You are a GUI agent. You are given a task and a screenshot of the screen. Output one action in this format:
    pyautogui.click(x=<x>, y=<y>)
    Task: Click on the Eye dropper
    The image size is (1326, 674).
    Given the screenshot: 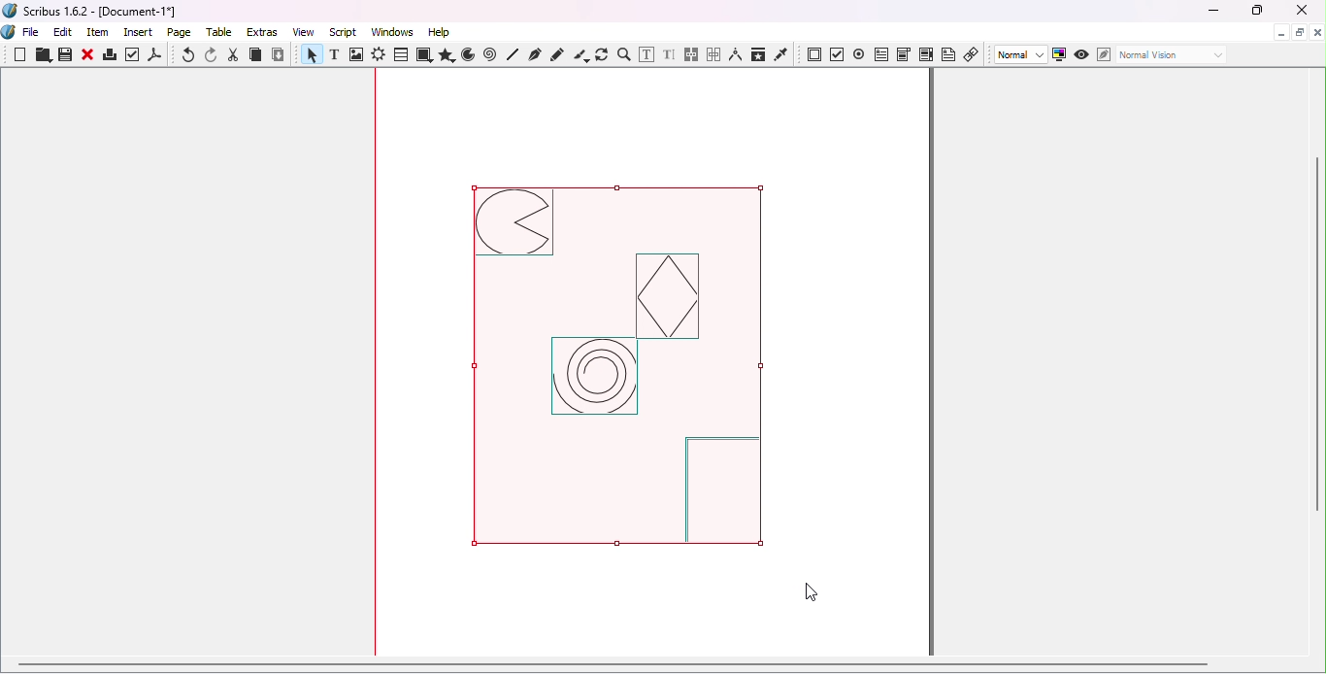 What is the action you would take?
    pyautogui.click(x=781, y=53)
    